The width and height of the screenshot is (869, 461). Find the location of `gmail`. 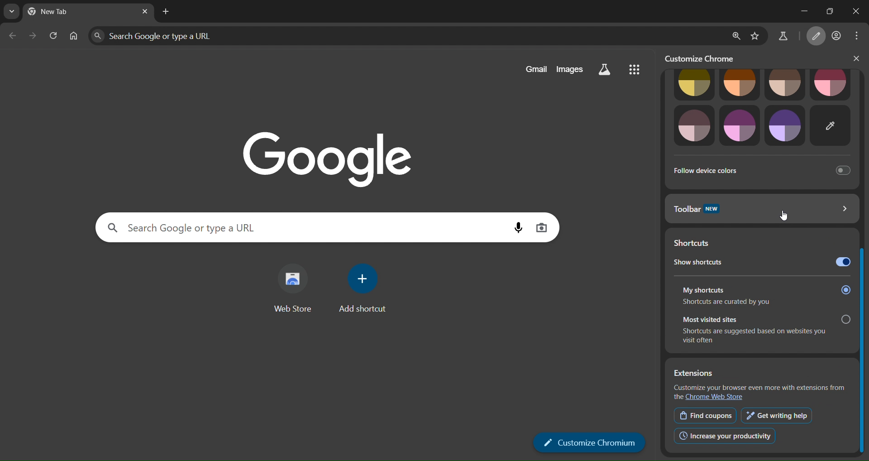

gmail is located at coordinates (533, 69).